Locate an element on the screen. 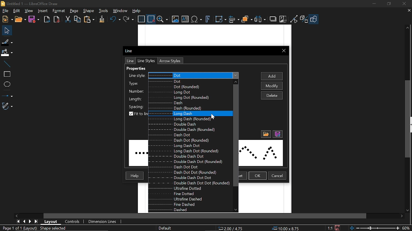 This screenshot has height=231, width=412. Move right is located at coordinates (17, 216).